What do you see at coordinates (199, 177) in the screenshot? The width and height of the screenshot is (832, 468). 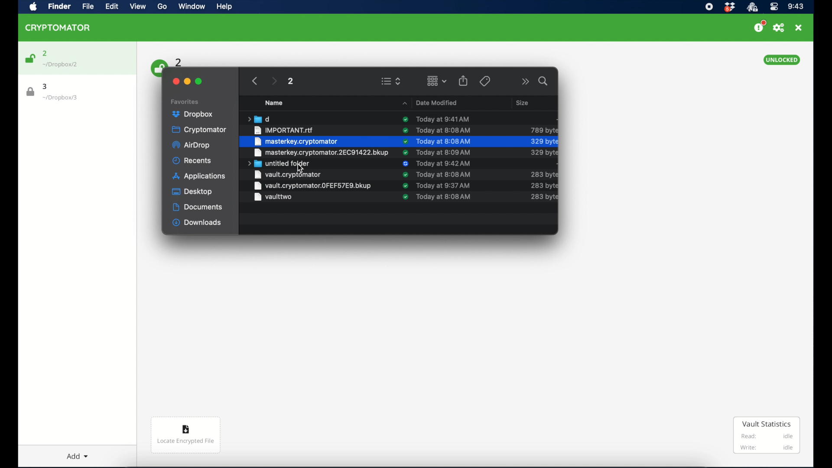 I see `applications` at bounding box center [199, 177].